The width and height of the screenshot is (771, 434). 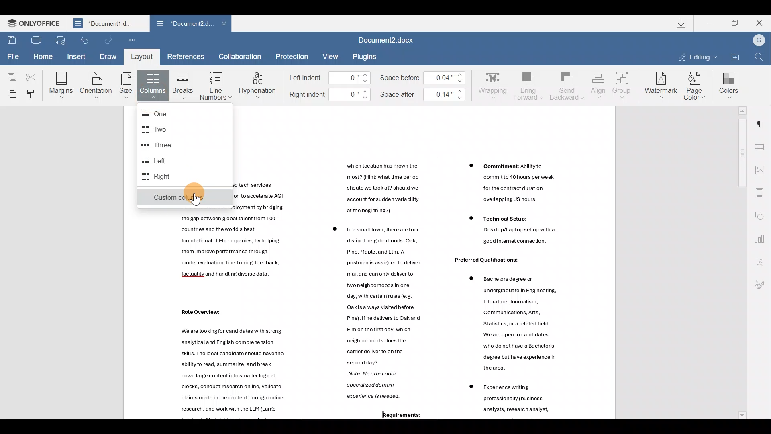 I want to click on Minimize, so click(x=712, y=23).